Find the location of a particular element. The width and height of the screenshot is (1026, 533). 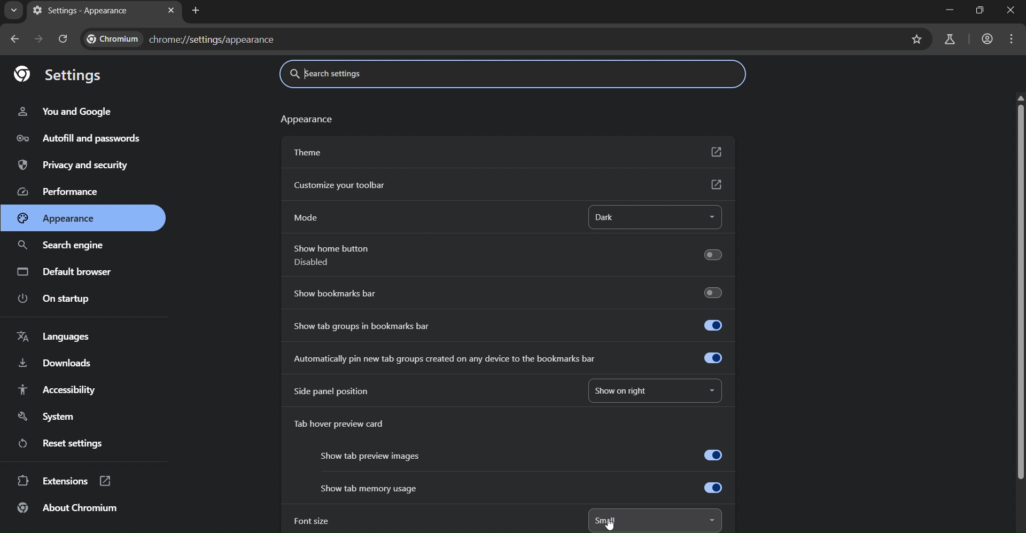

close is located at coordinates (1013, 10).